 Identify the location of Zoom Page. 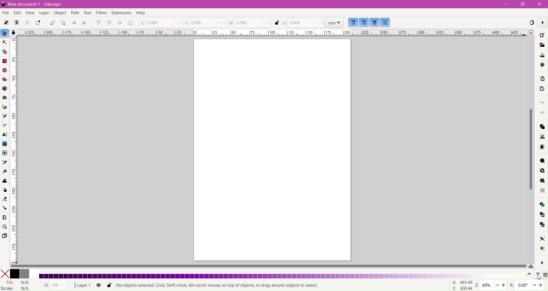
(542, 181).